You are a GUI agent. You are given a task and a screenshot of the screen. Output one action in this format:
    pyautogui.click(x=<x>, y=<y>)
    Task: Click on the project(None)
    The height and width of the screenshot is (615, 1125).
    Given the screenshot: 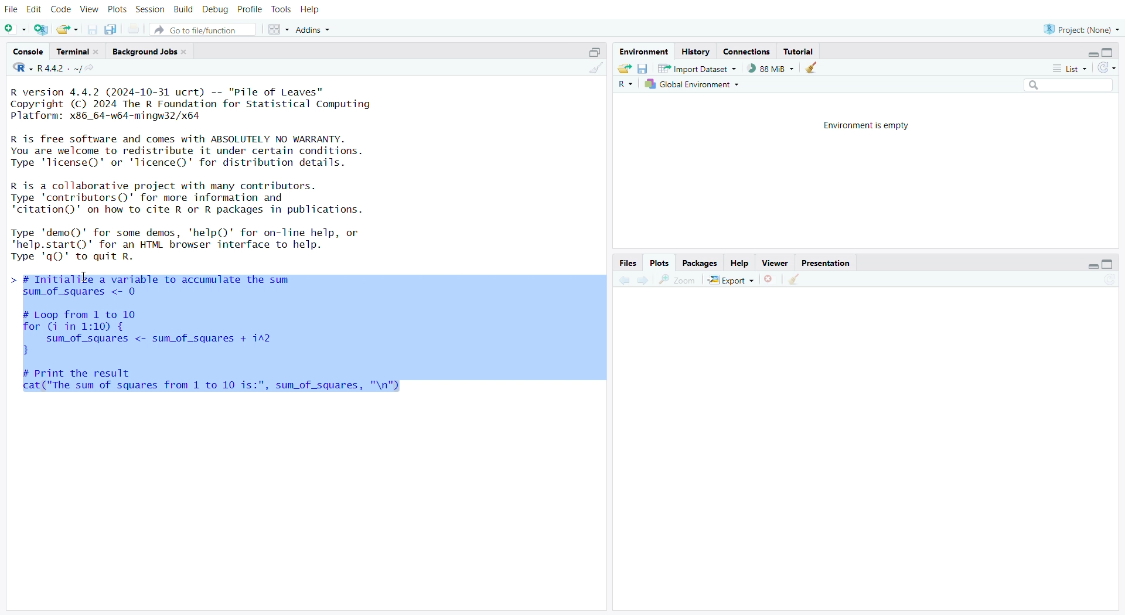 What is the action you would take?
    pyautogui.click(x=1079, y=29)
    